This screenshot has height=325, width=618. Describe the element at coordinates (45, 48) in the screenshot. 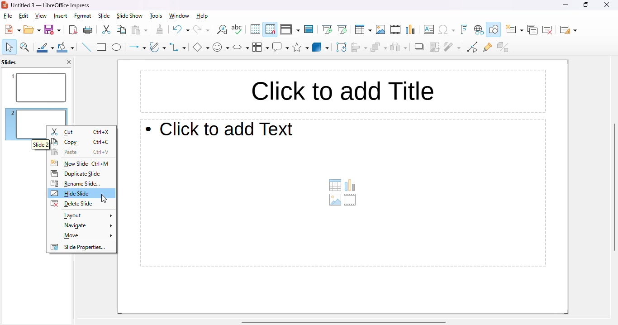

I see `line color` at that location.